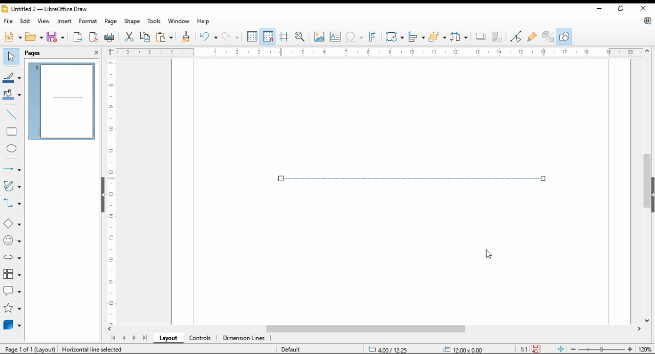 This screenshot has width=655, height=354. I want to click on print, so click(110, 37).